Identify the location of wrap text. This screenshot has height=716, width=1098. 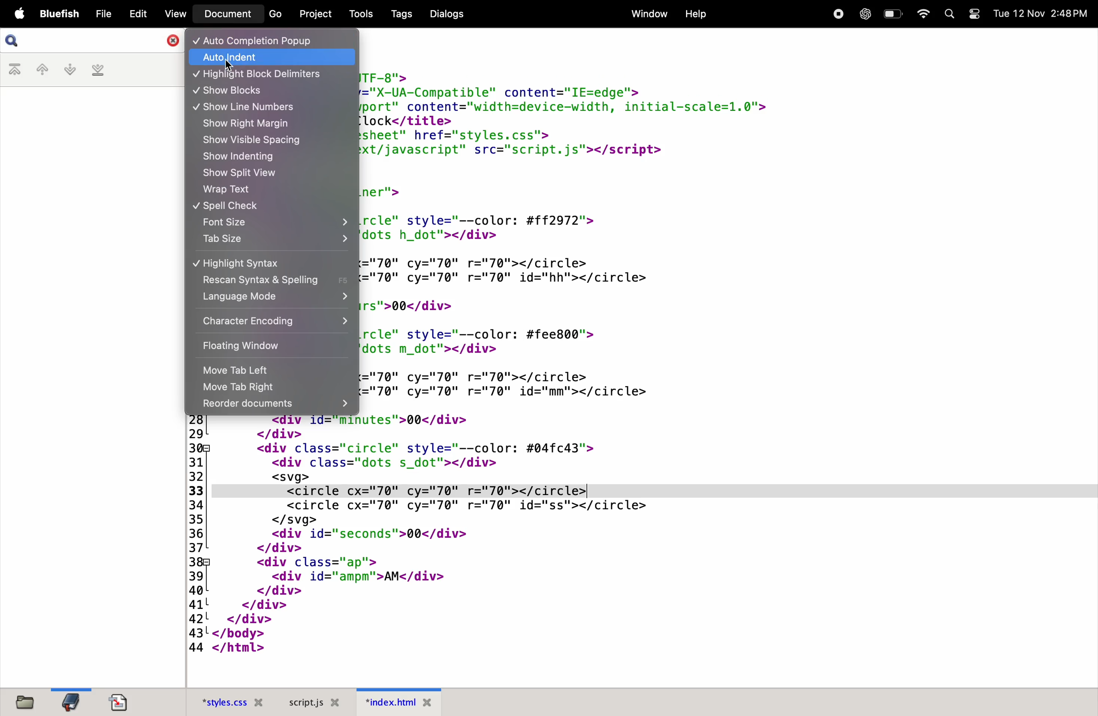
(270, 191).